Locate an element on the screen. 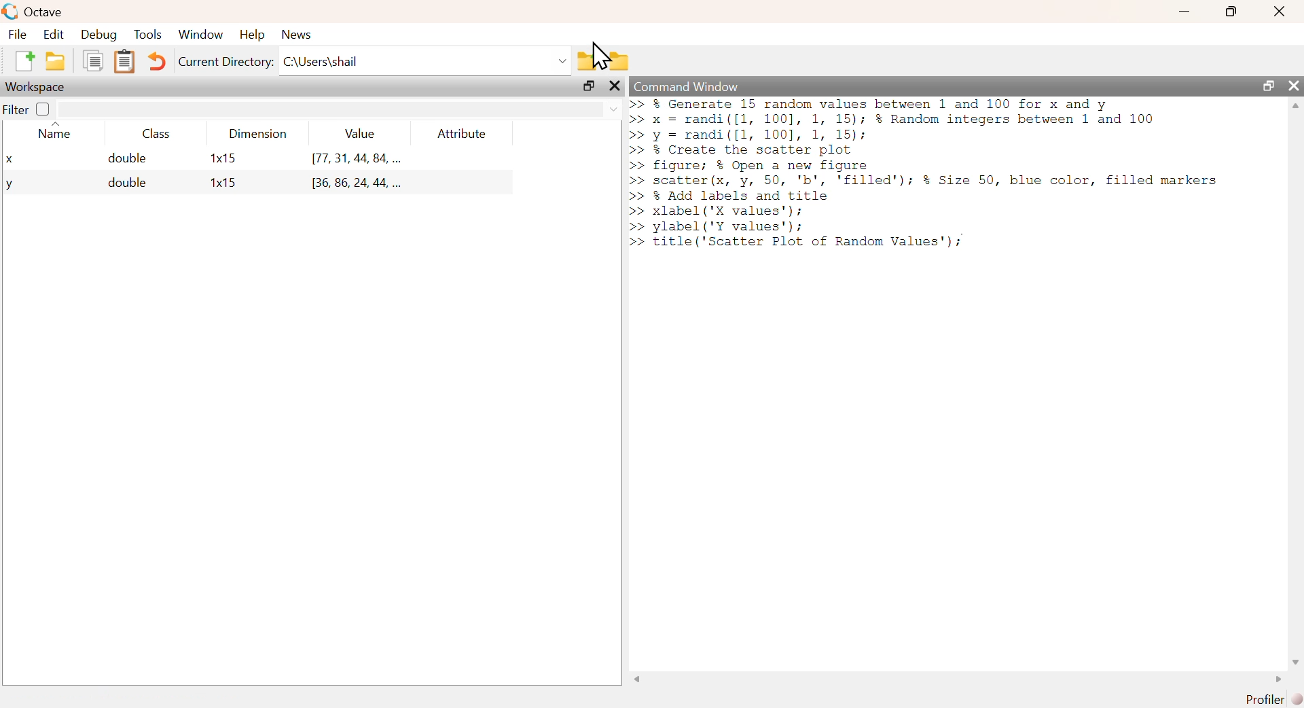 The height and width of the screenshot is (708, 1304). Undo is located at coordinates (156, 61).